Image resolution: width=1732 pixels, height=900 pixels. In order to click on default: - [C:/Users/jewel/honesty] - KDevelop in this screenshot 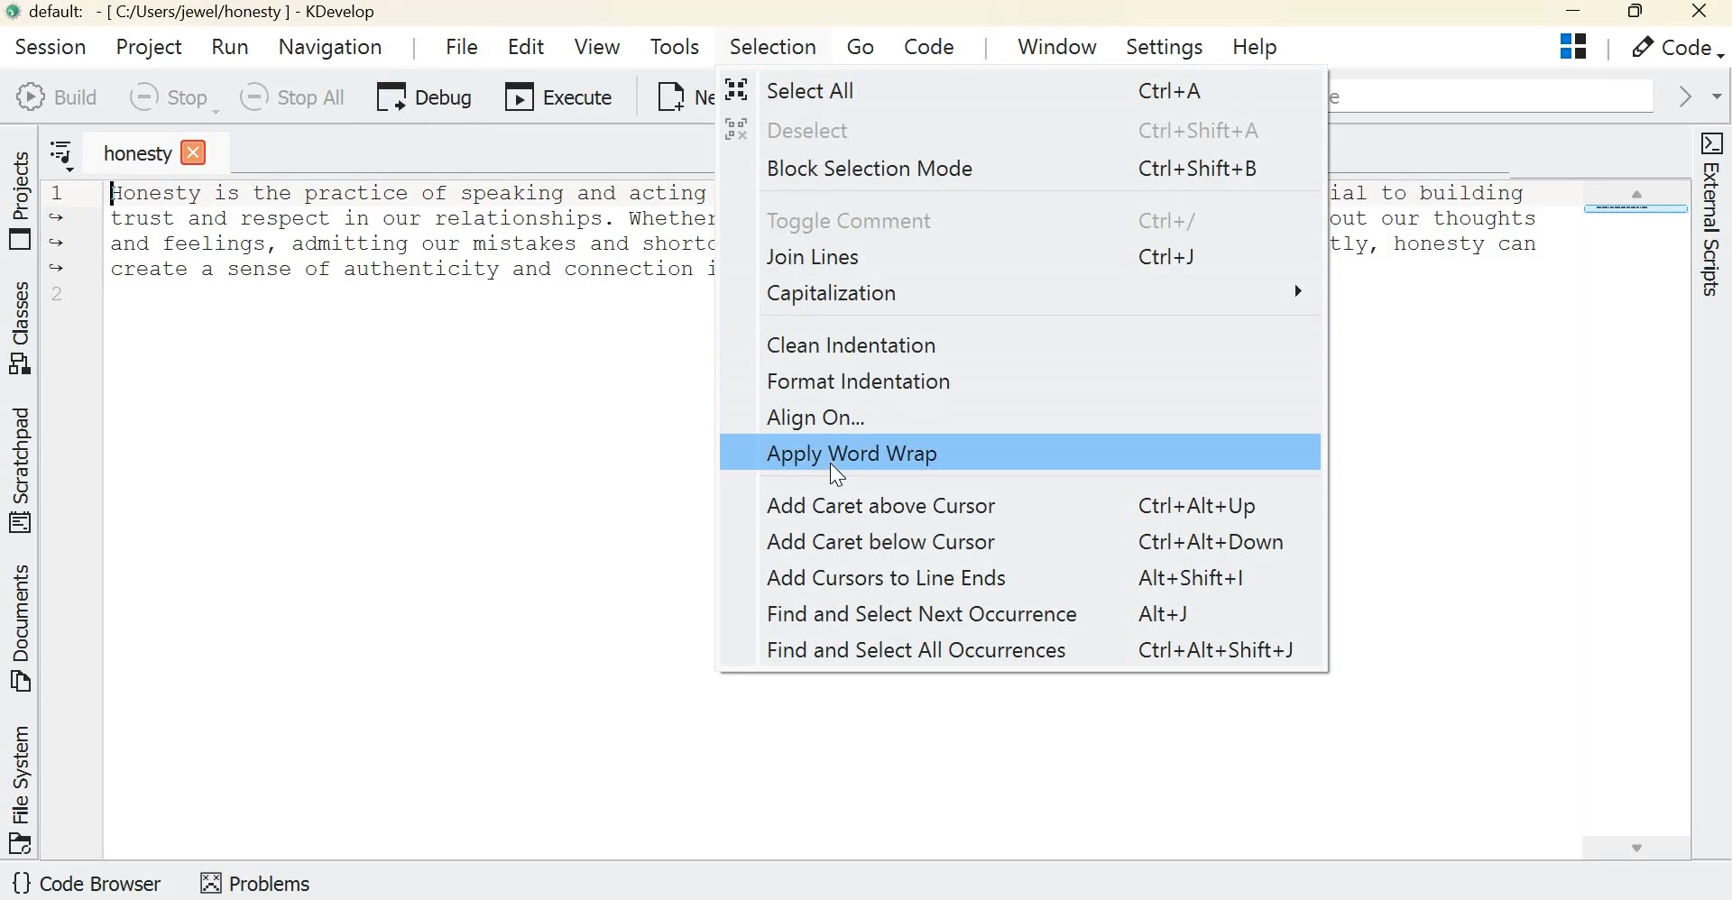, I will do `click(200, 13)`.